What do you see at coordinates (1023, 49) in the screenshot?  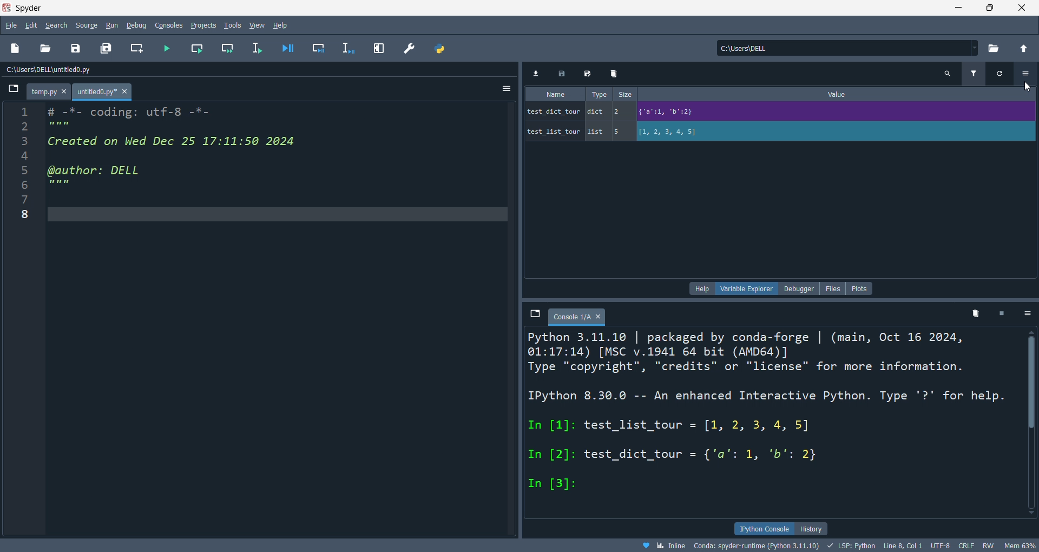 I see `open parent directory` at bounding box center [1023, 49].